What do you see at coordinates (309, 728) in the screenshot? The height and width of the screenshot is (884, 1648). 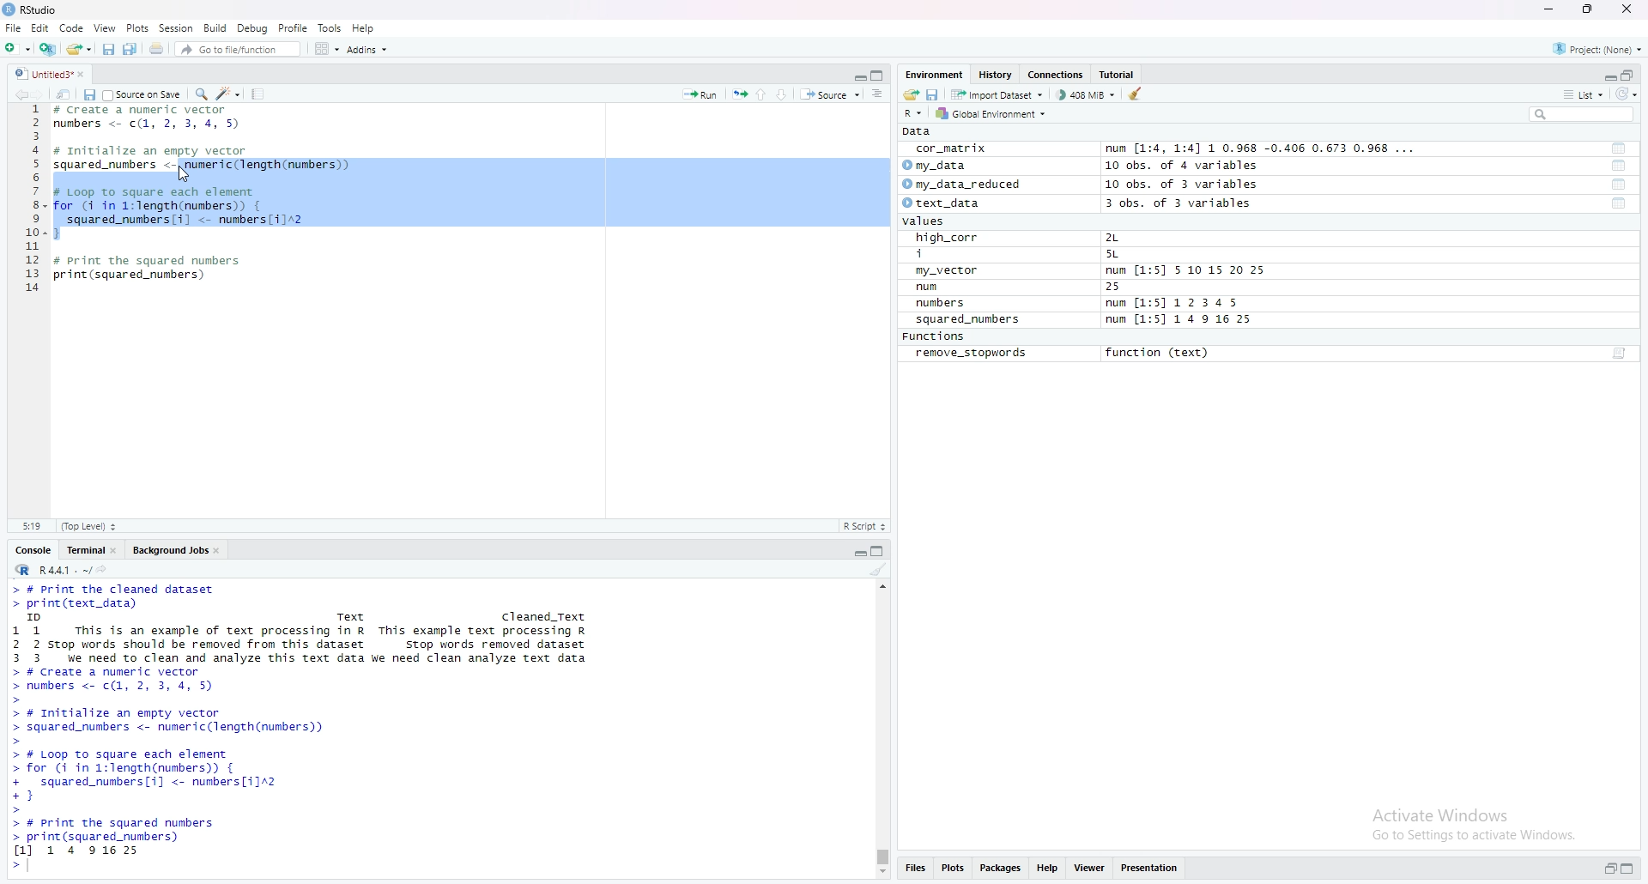 I see `> # print the cleaned dataset> print(text_data)™ Text Cleaned_Text11 This is an example of text processing in R This example text processing R2 2 stop words should be removed from this dataset stop words removed dataset3 3 ve need to clean and analyze this text data We need clean analyze text data> # Create a numeric vector> numbers <- c(1, 2, 3, 4, 5)> # Initialize an empty vector> squared_numbers <- numer ic(length(numbers))> # Loop To square each element> for (i in 1:length(numbers)) {+ squared_numbers[i] <- nunbers[i12+}> # print the squared numbers> print(squared_numbers)1] 1 4 9 16 25 >` at bounding box center [309, 728].